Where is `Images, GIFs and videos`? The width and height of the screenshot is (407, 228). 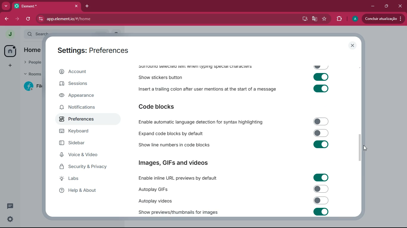
Images, GIFs and videos is located at coordinates (176, 163).